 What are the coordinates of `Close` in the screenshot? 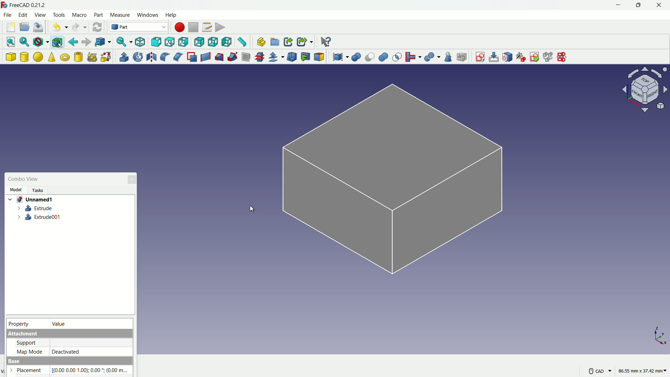 It's located at (132, 180).